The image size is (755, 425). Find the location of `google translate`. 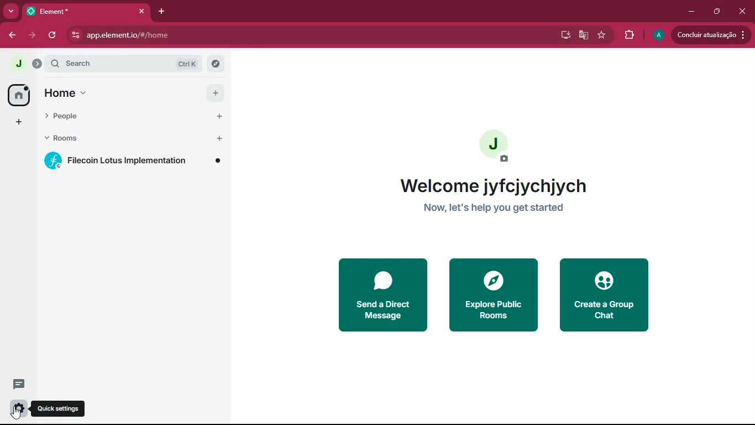

google translate is located at coordinates (584, 35).